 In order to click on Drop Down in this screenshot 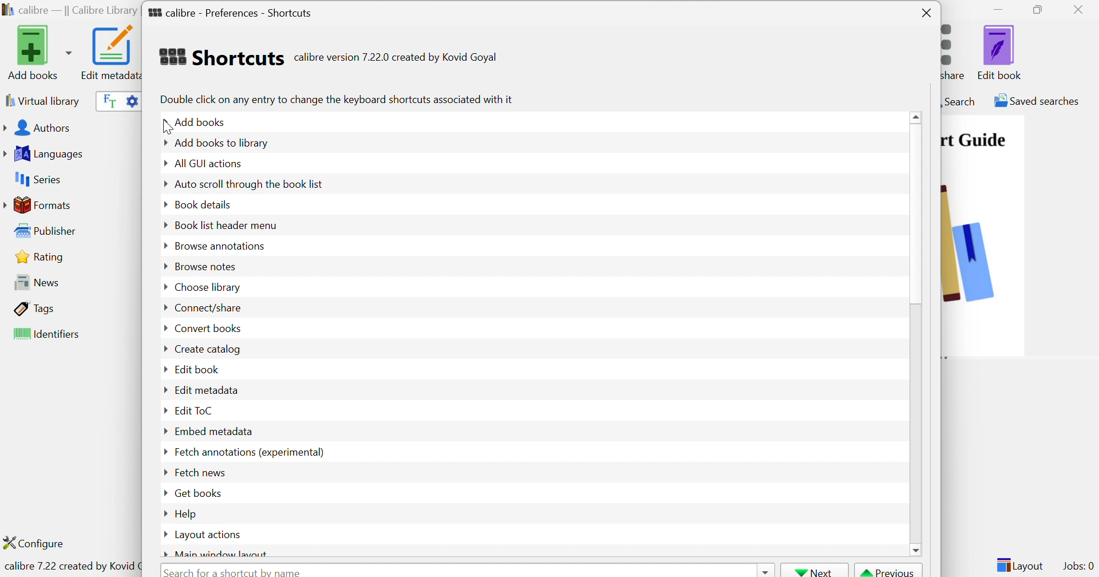, I will do `click(165, 308)`.